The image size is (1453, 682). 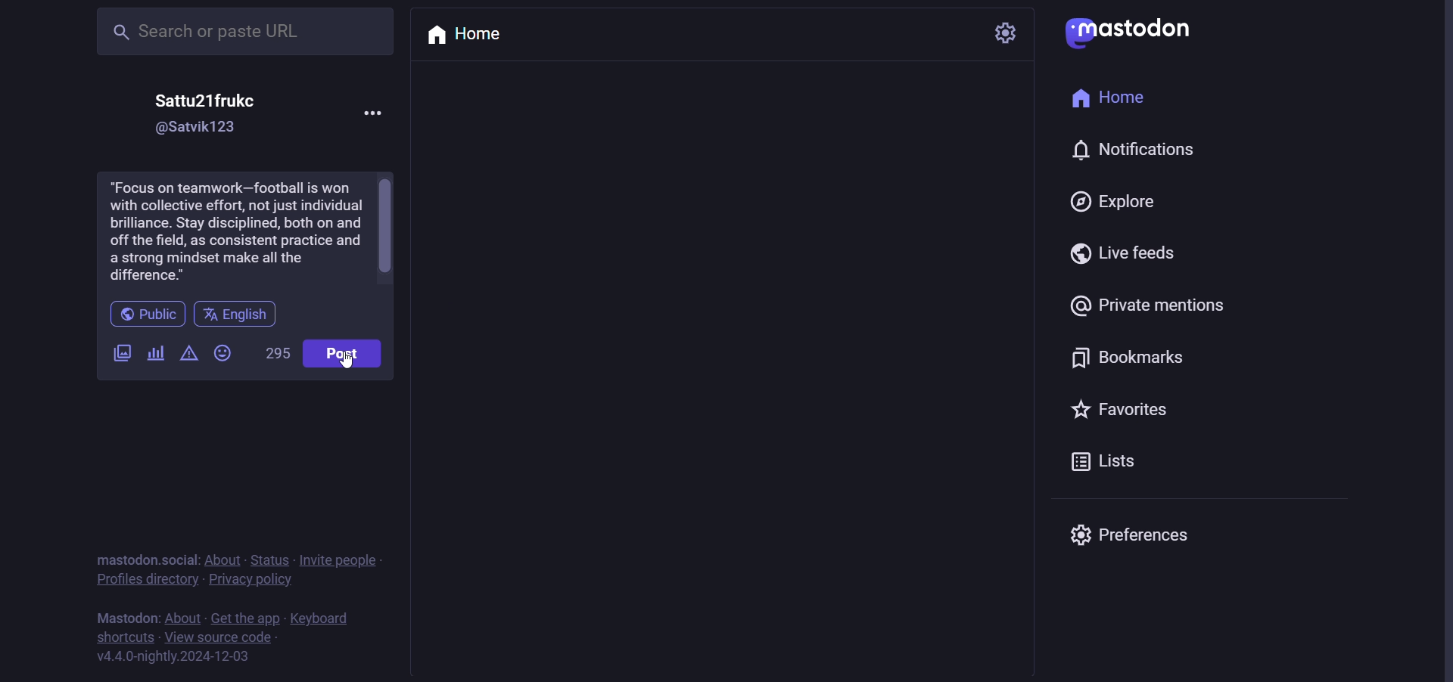 I want to click on mastodon social, so click(x=139, y=557).